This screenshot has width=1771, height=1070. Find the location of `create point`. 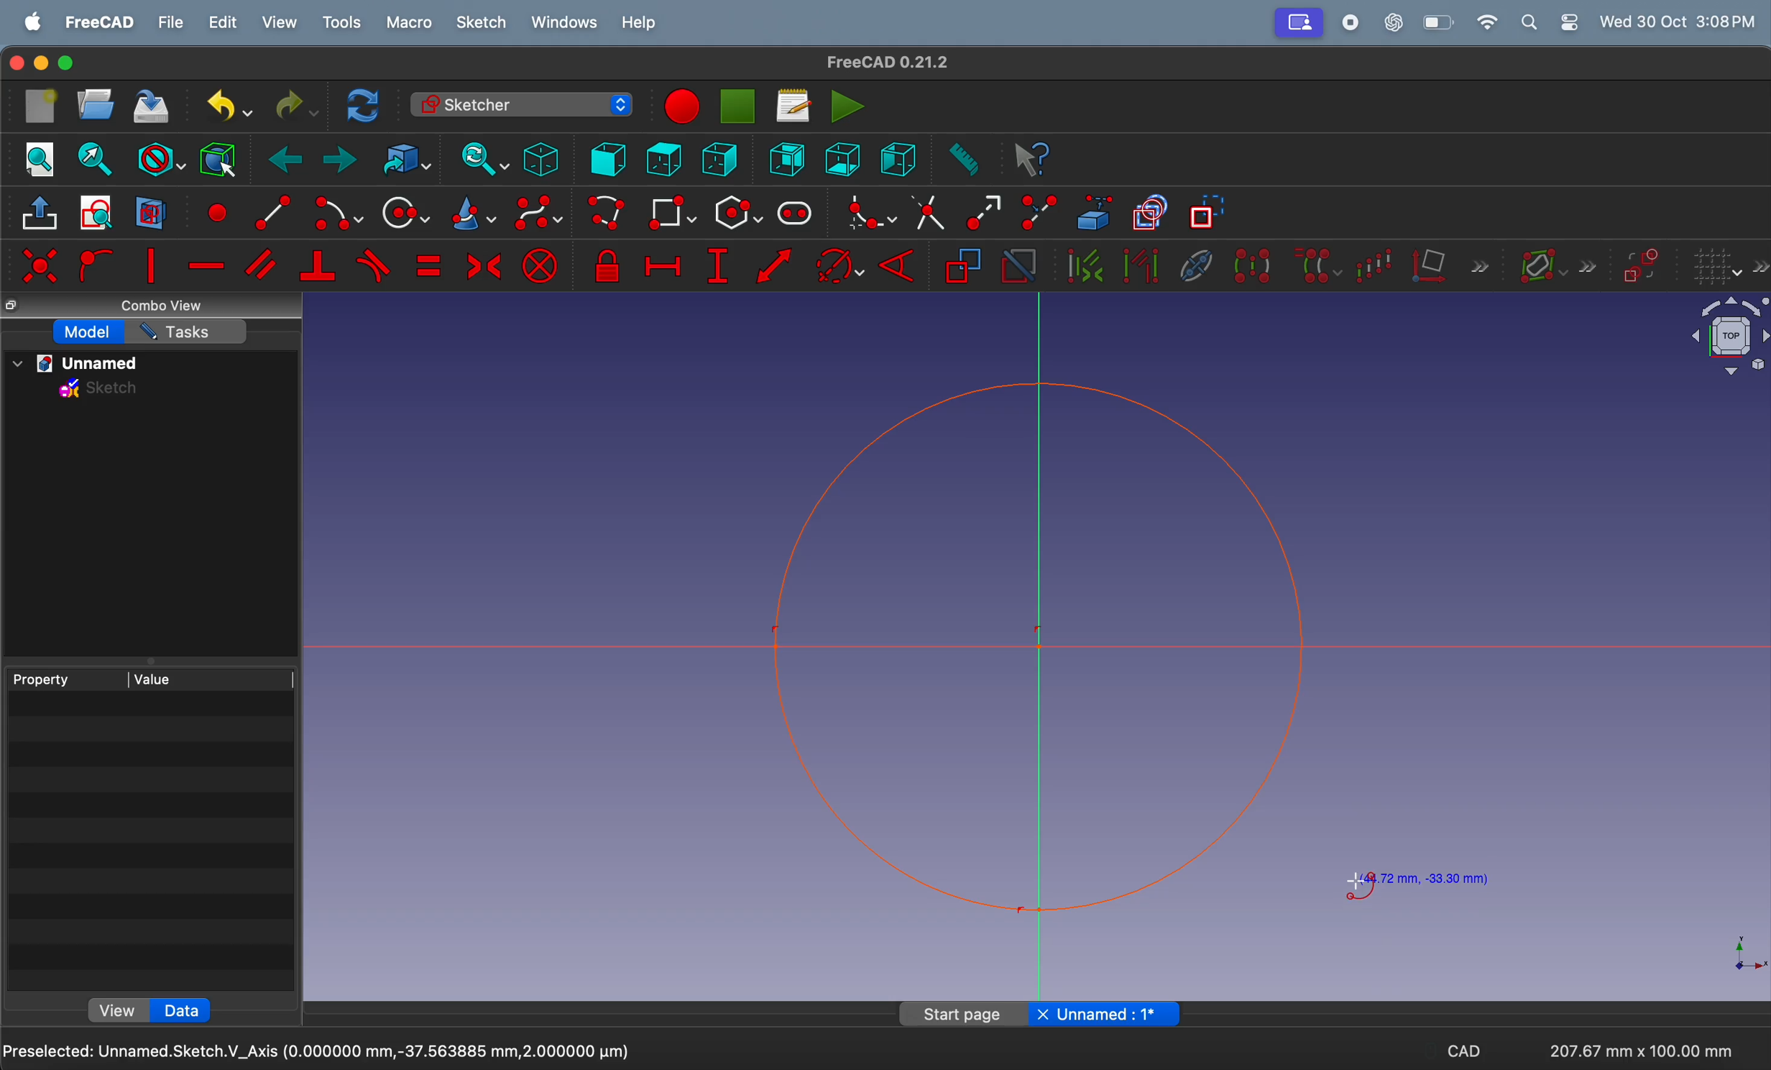

create point is located at coordinates (215, 210).